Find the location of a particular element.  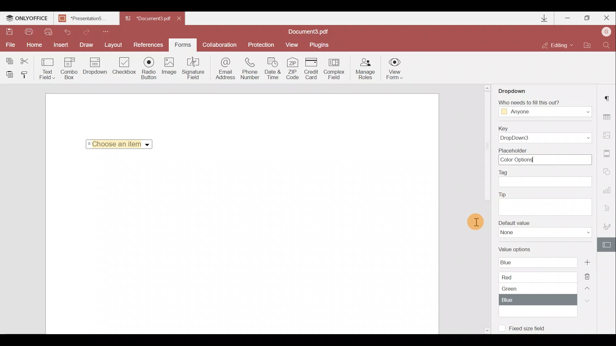

Scroll down is located at coordinates (486, 330).